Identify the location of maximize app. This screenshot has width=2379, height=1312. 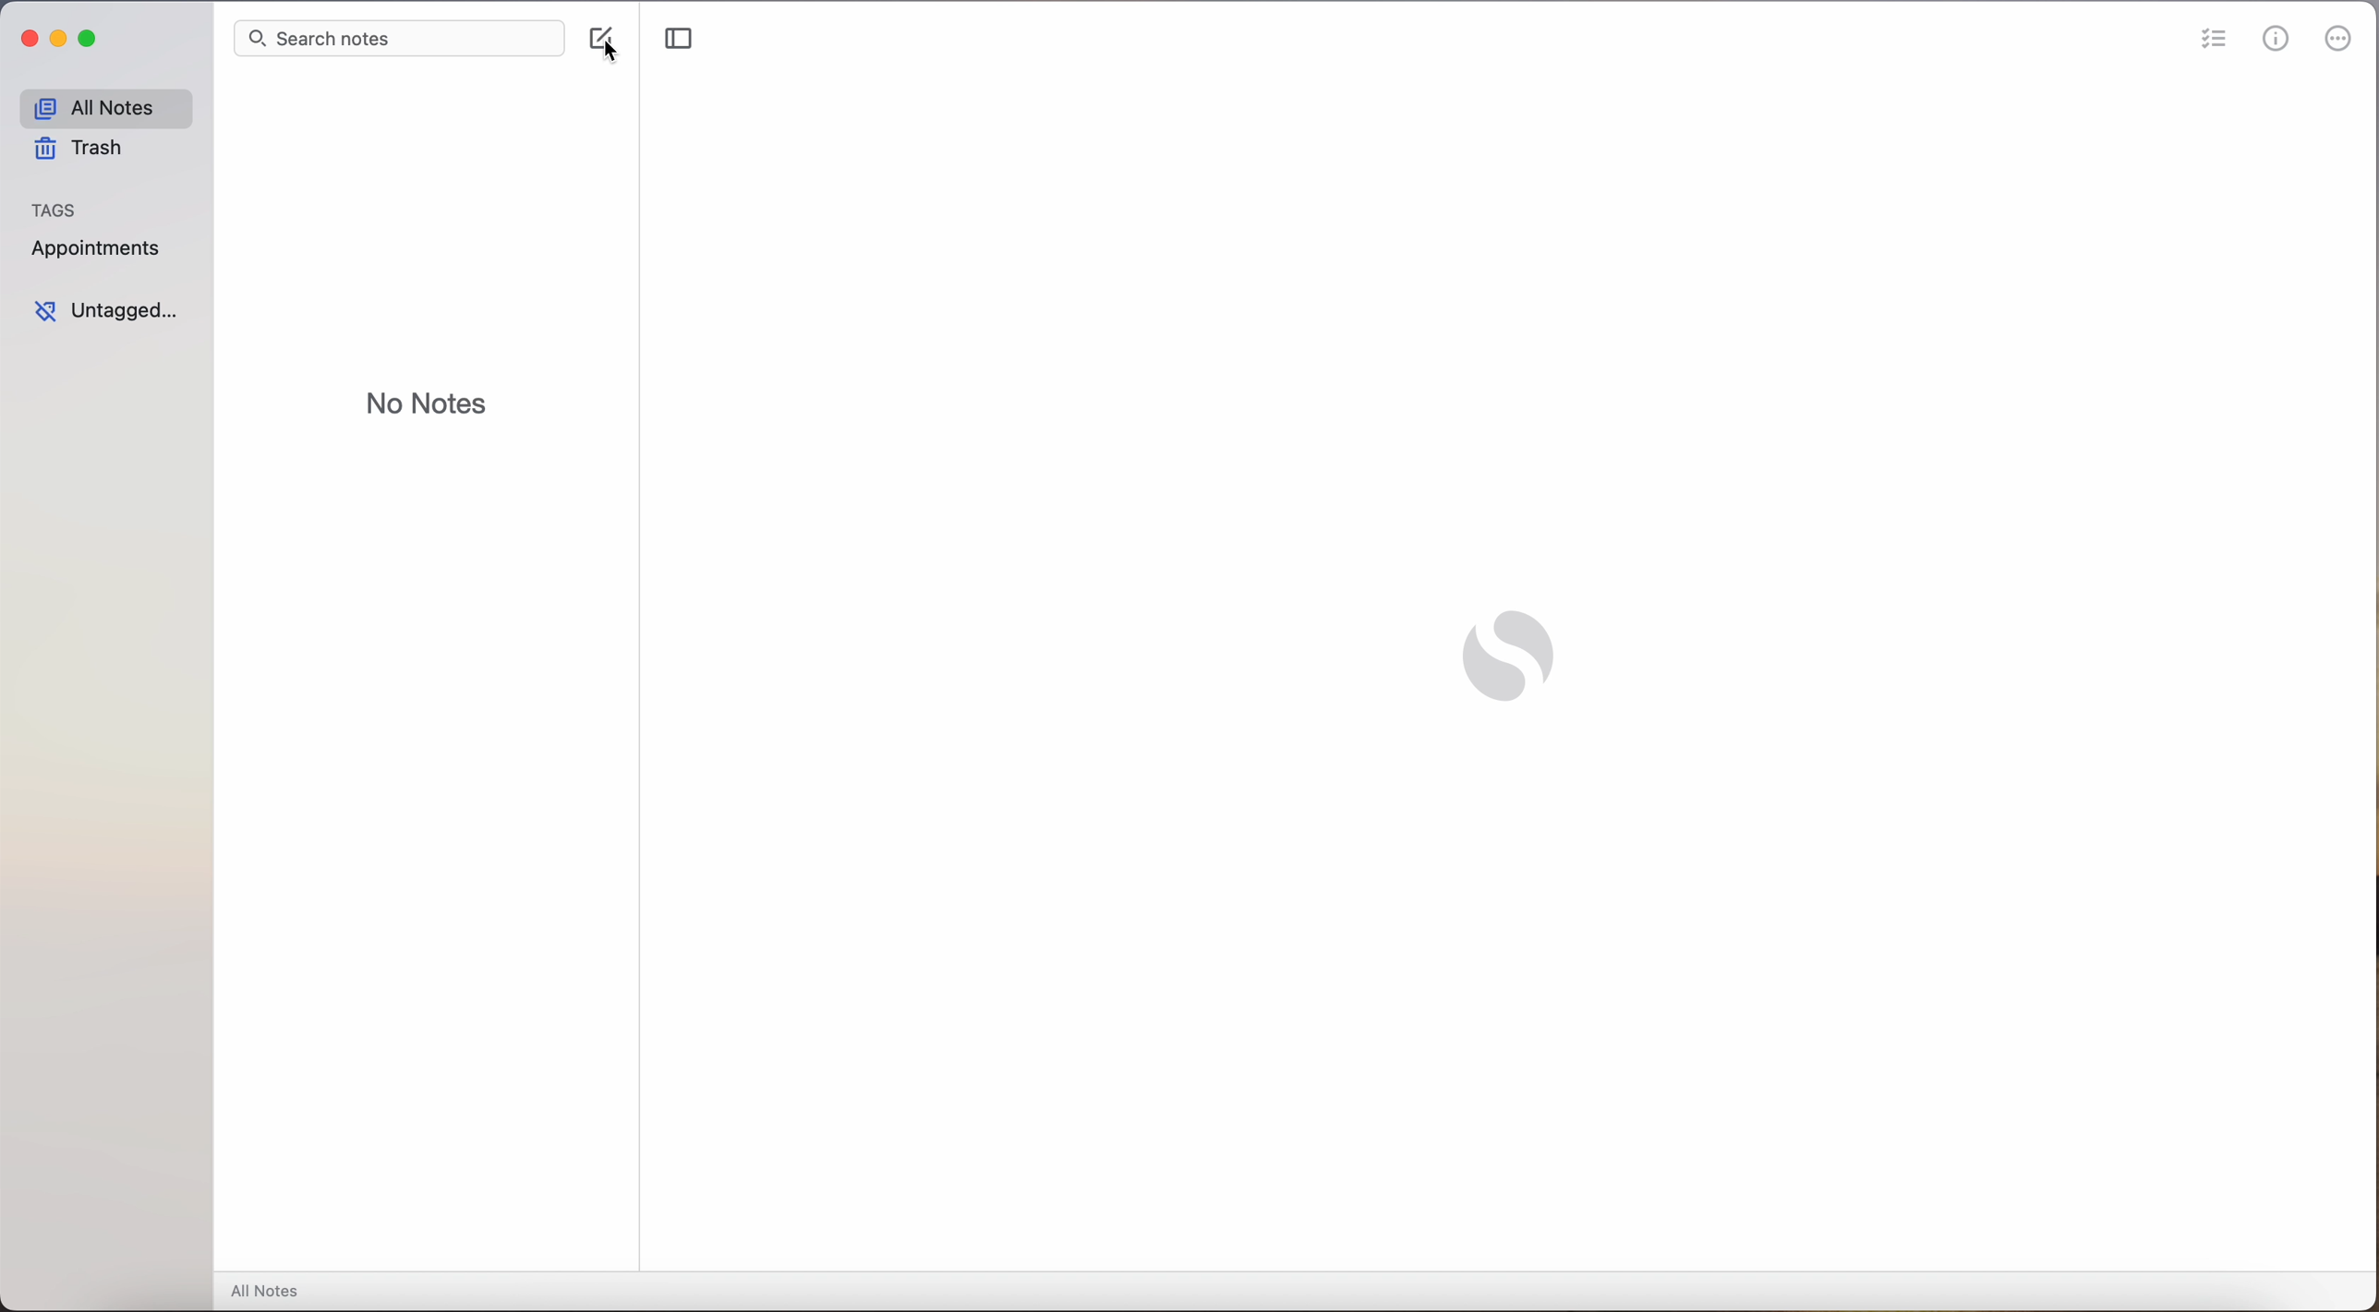
(91, 40).